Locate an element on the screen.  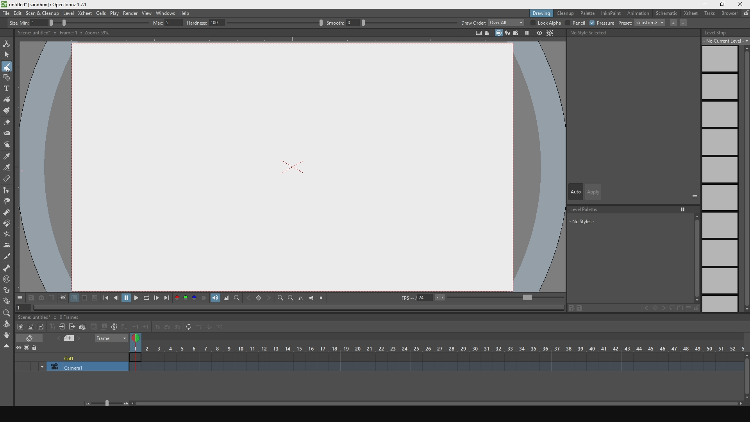
shape is located at coordinates (9, 77).